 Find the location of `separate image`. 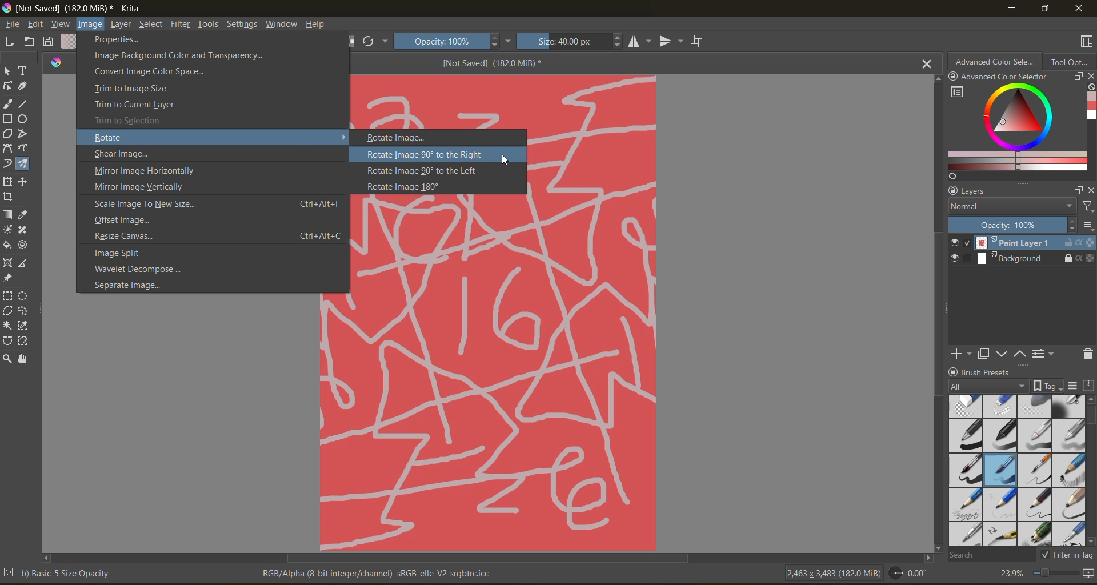

separate image is located at coordinates (132, 284).